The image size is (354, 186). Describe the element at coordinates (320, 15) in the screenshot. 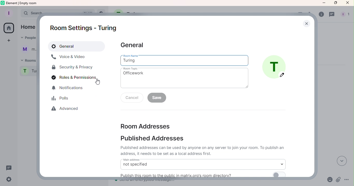

I see `Room info` at that location.